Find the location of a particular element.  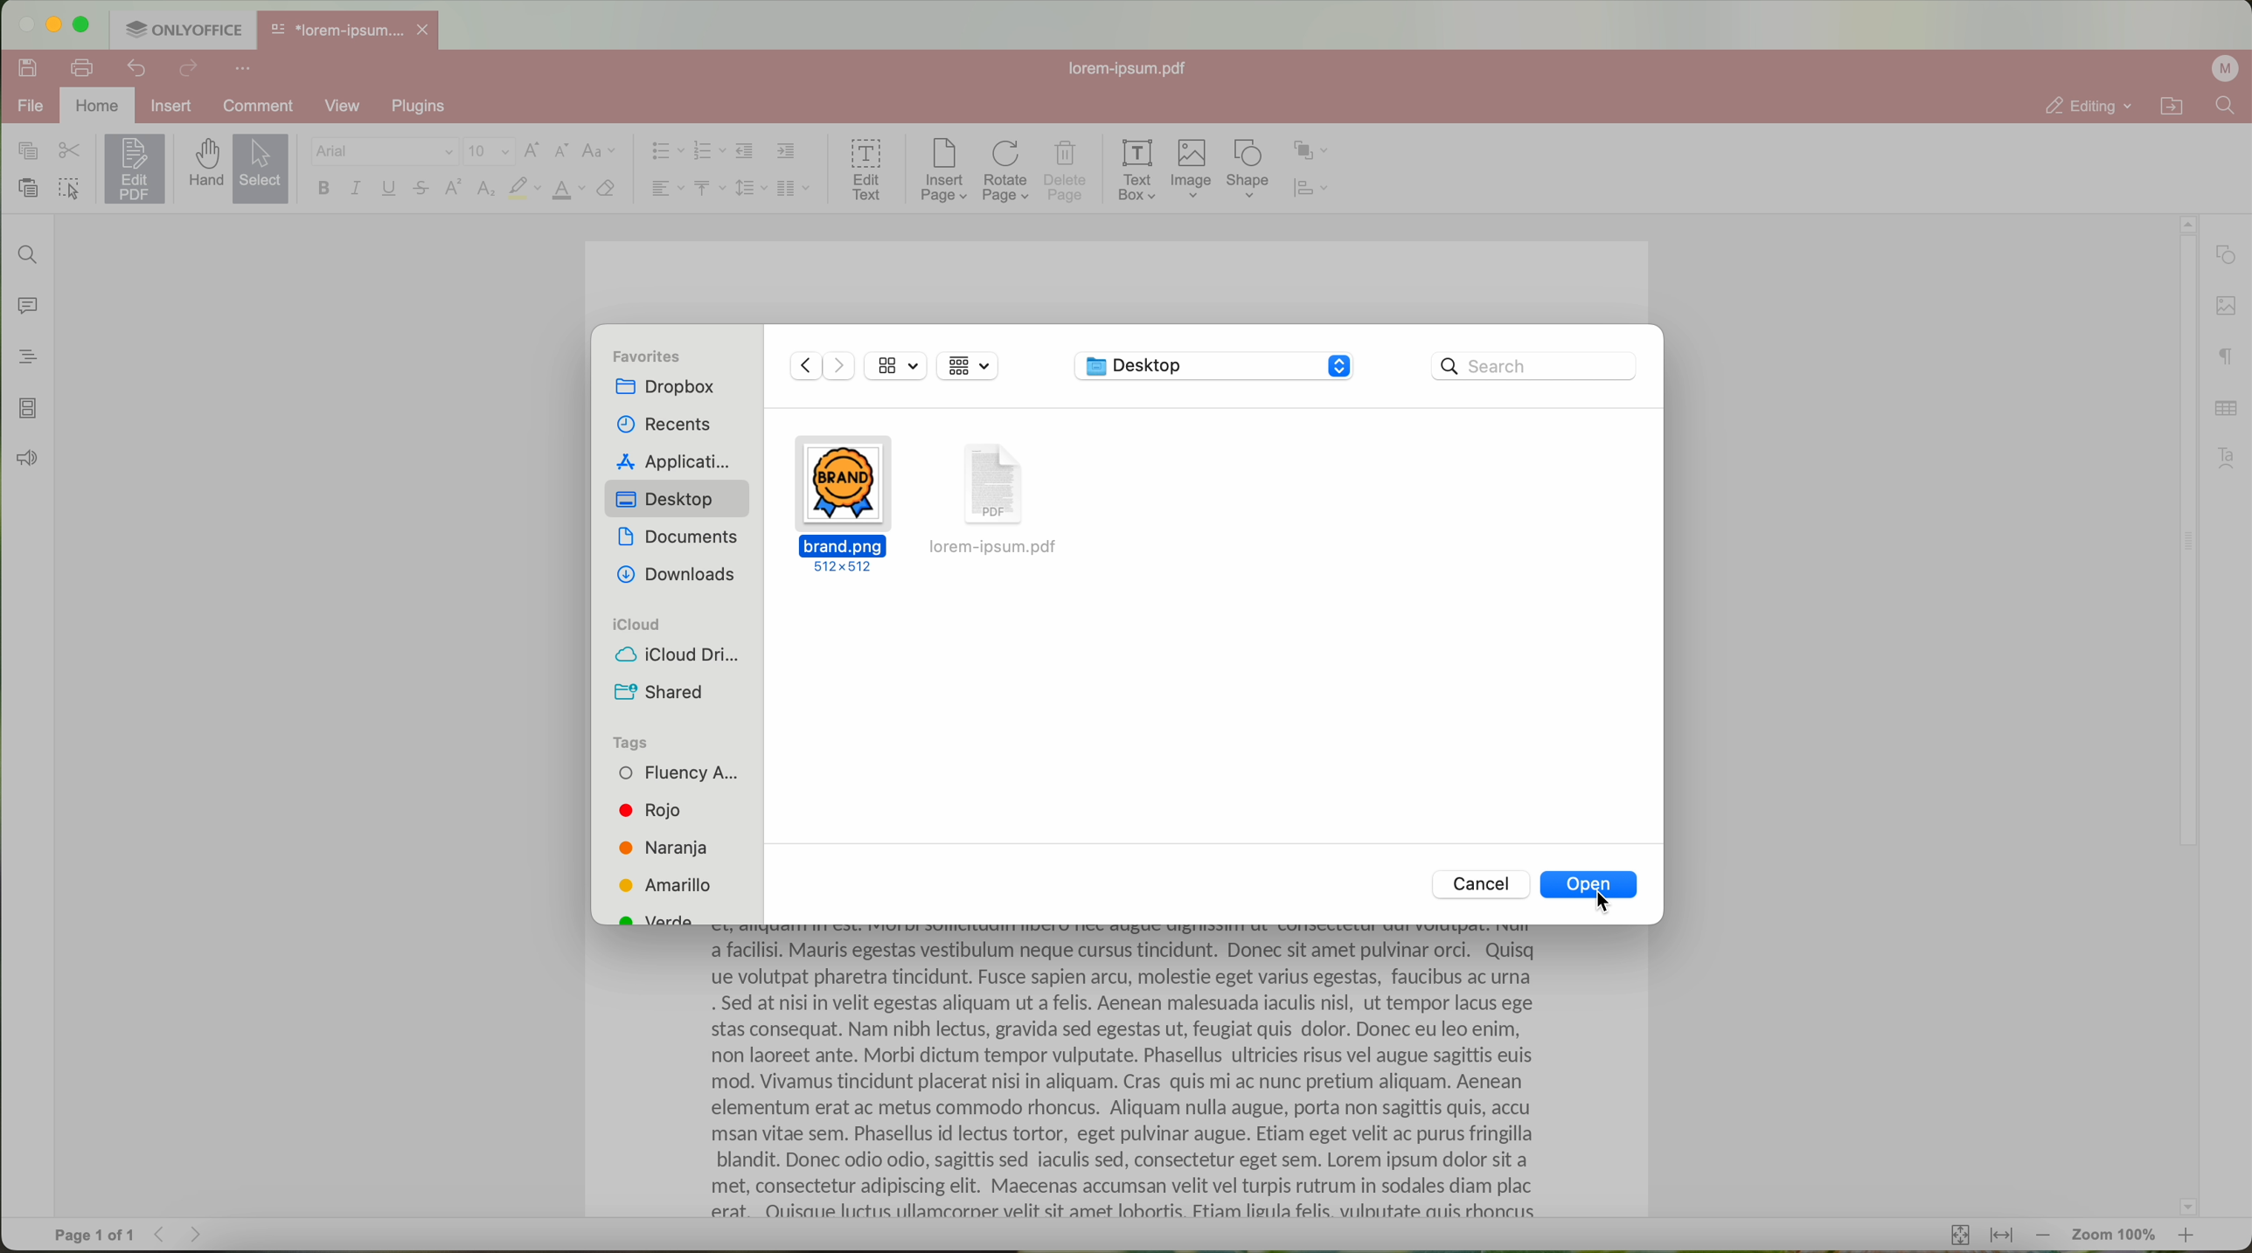

select all is located at coordinates (69, 190).